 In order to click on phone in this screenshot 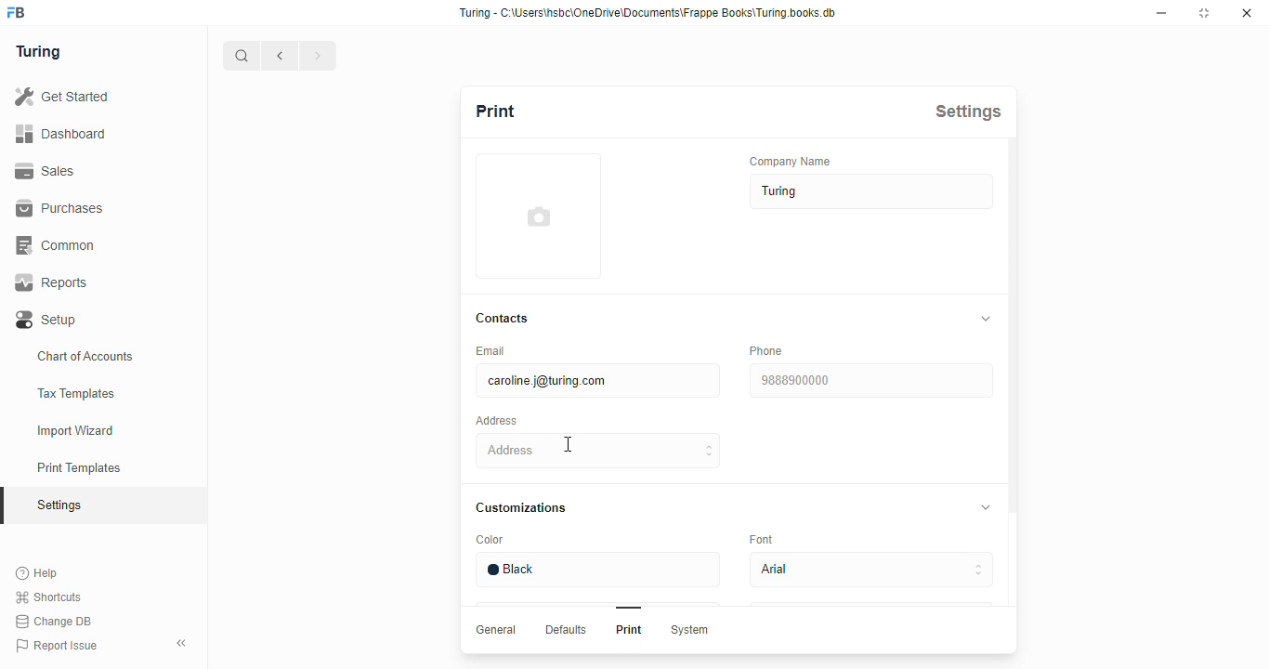, I will do `click(767, 350)`.